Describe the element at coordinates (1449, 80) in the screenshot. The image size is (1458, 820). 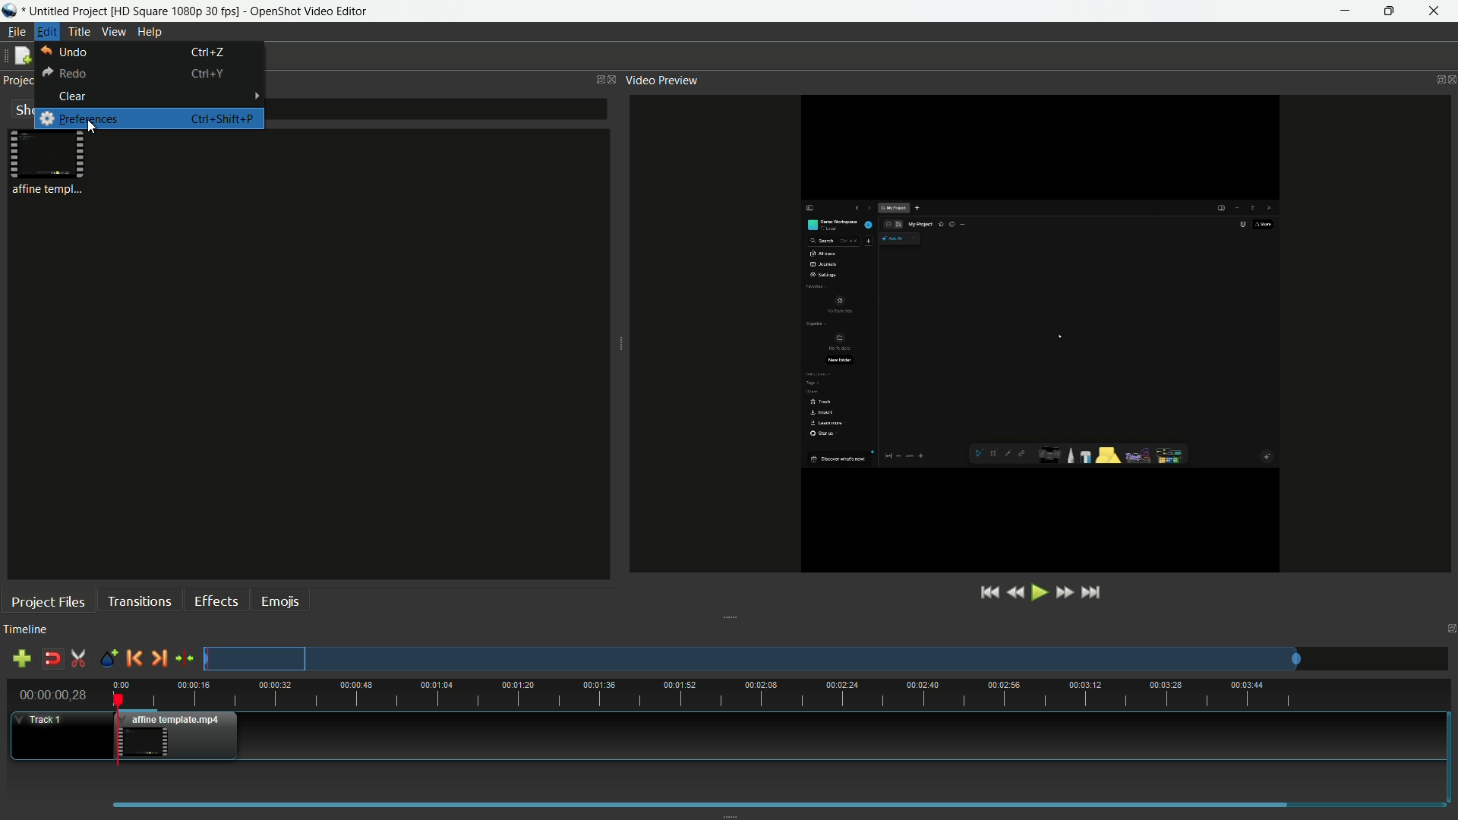
I see `close video preview` at that location.